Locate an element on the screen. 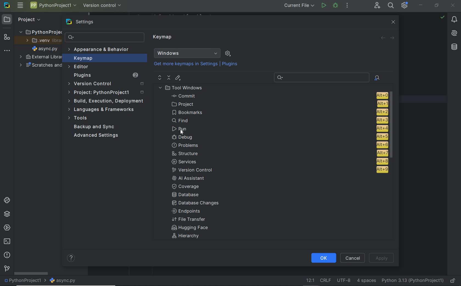  Get more keymaps in Settings is located at coordinates (183, 64).